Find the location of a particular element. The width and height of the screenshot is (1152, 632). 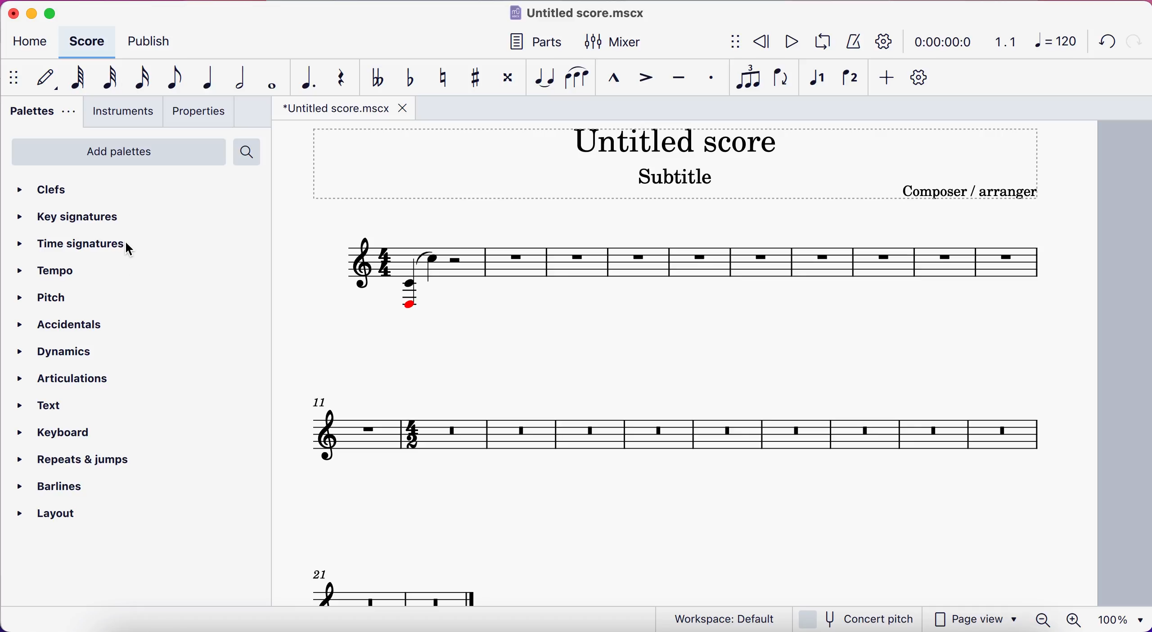

concert pitch is located at coordinates (858, 619).